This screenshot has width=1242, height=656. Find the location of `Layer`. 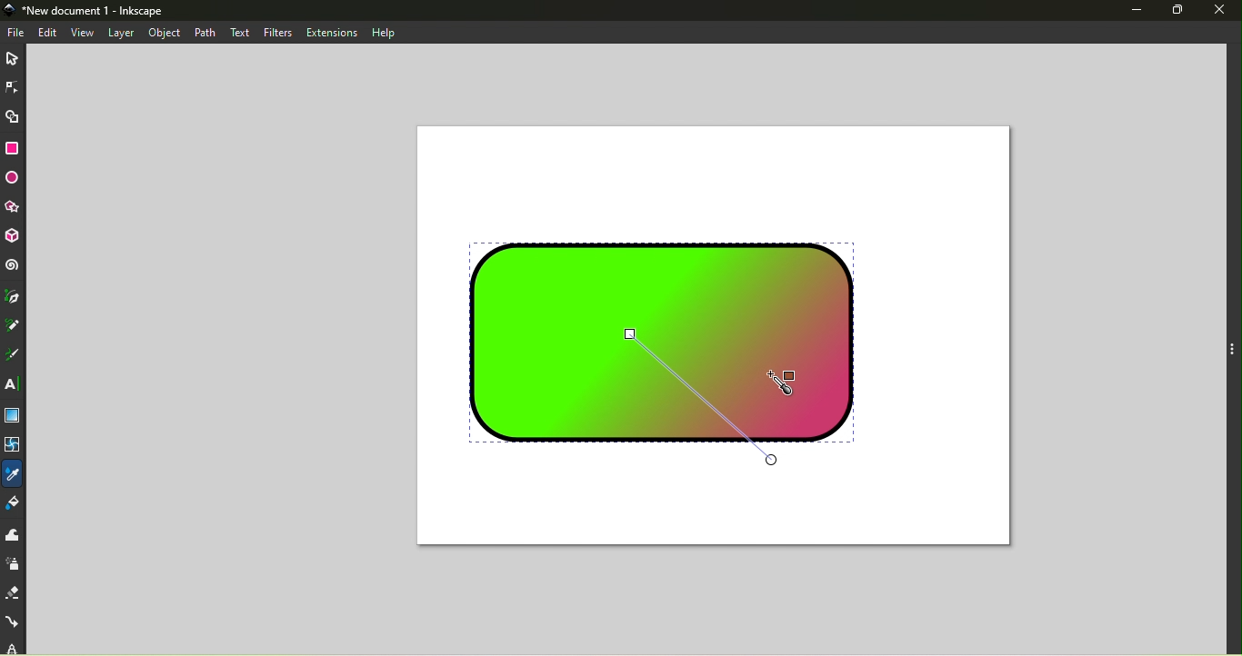

Layer is located at coordinates (122, 34).